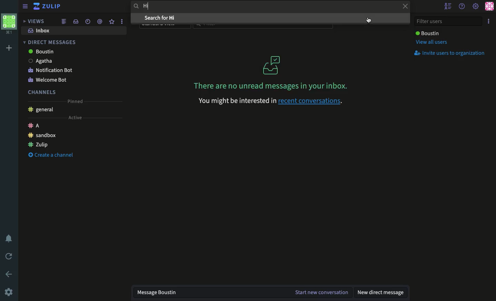  I want to click on Inbox, so click(75, 22).